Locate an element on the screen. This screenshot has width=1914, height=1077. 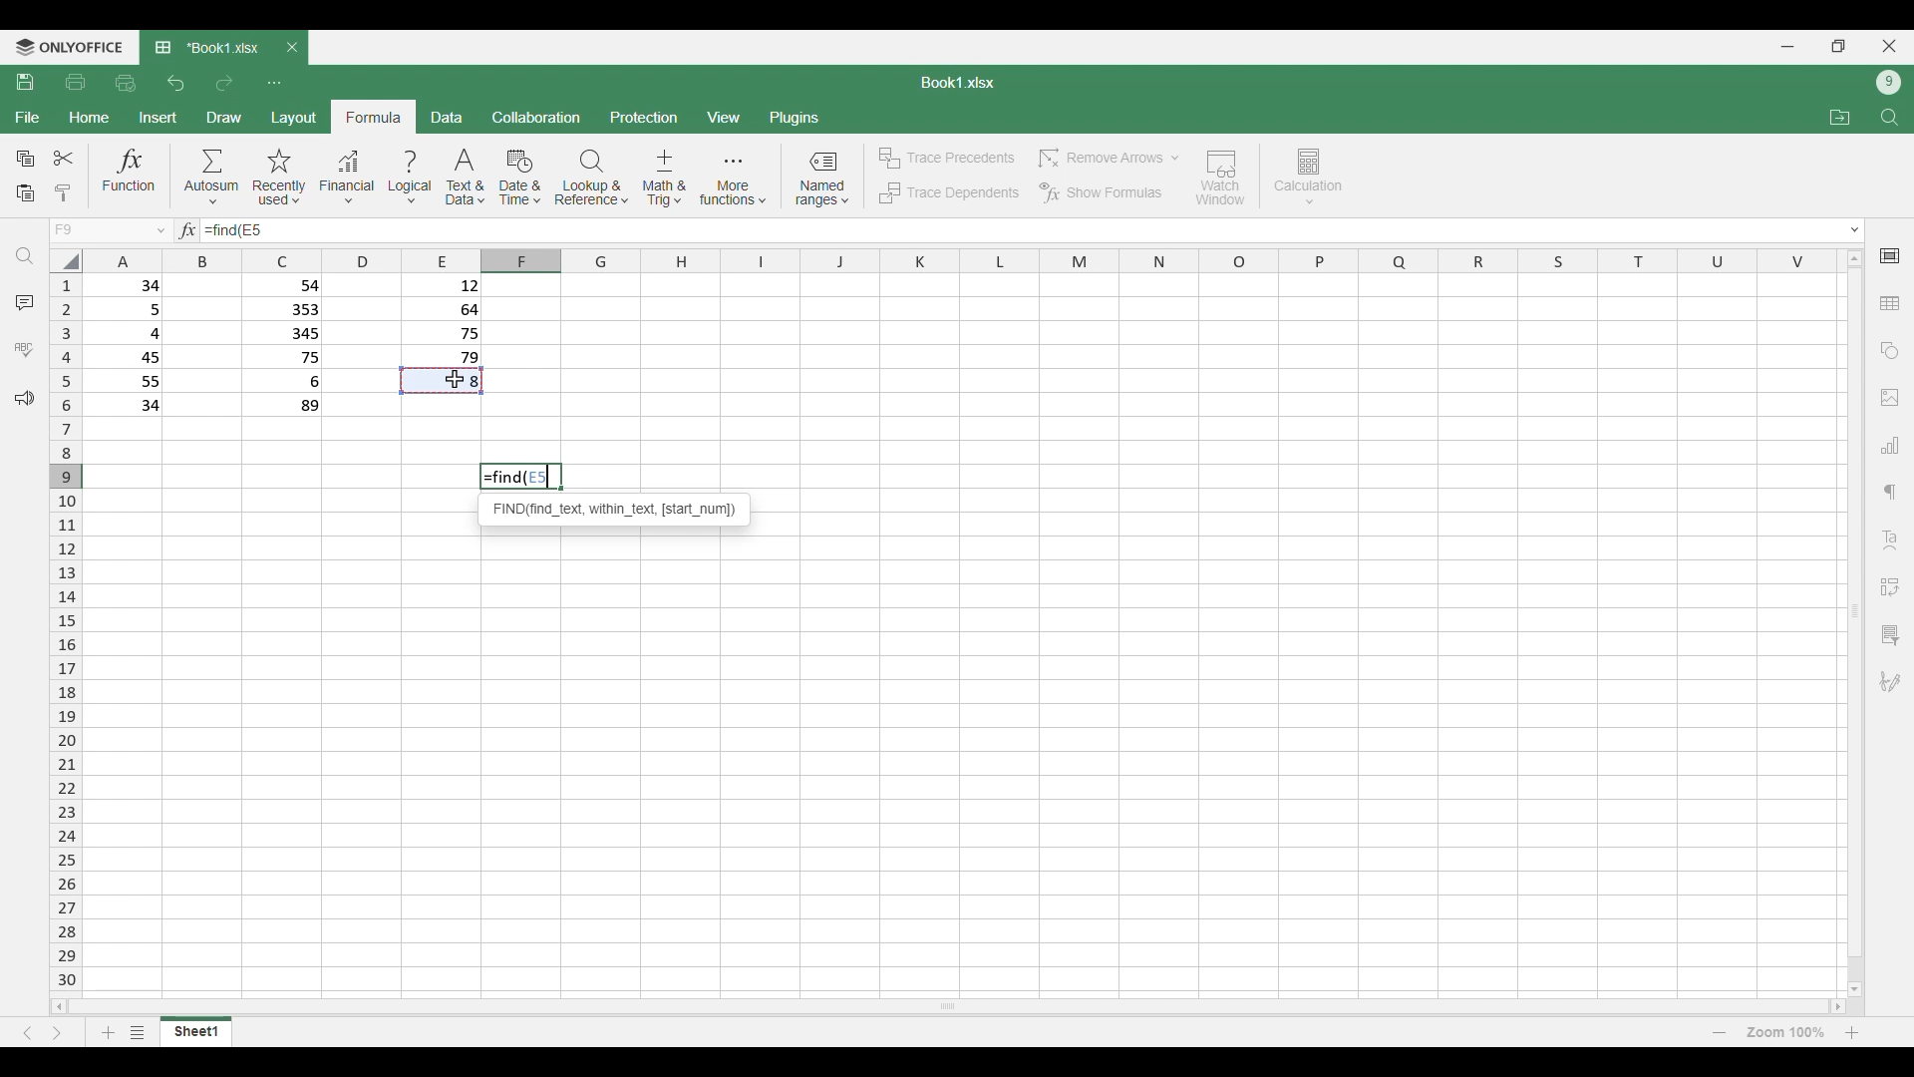
Print file is located at coordinates (76, 83).